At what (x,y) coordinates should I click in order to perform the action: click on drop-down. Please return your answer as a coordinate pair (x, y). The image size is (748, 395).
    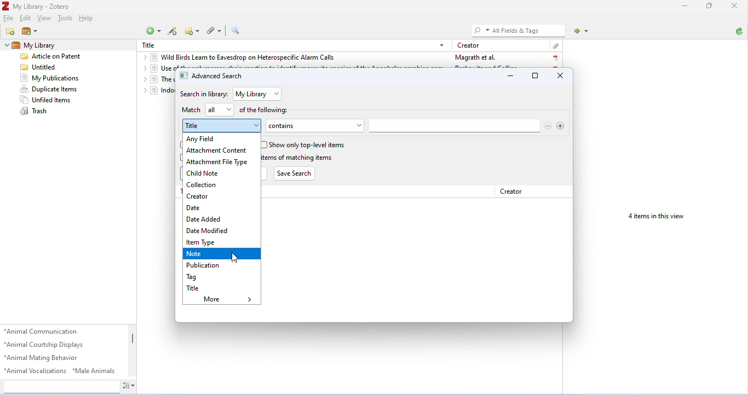
    Looking at the image, I should click on (142, 90).